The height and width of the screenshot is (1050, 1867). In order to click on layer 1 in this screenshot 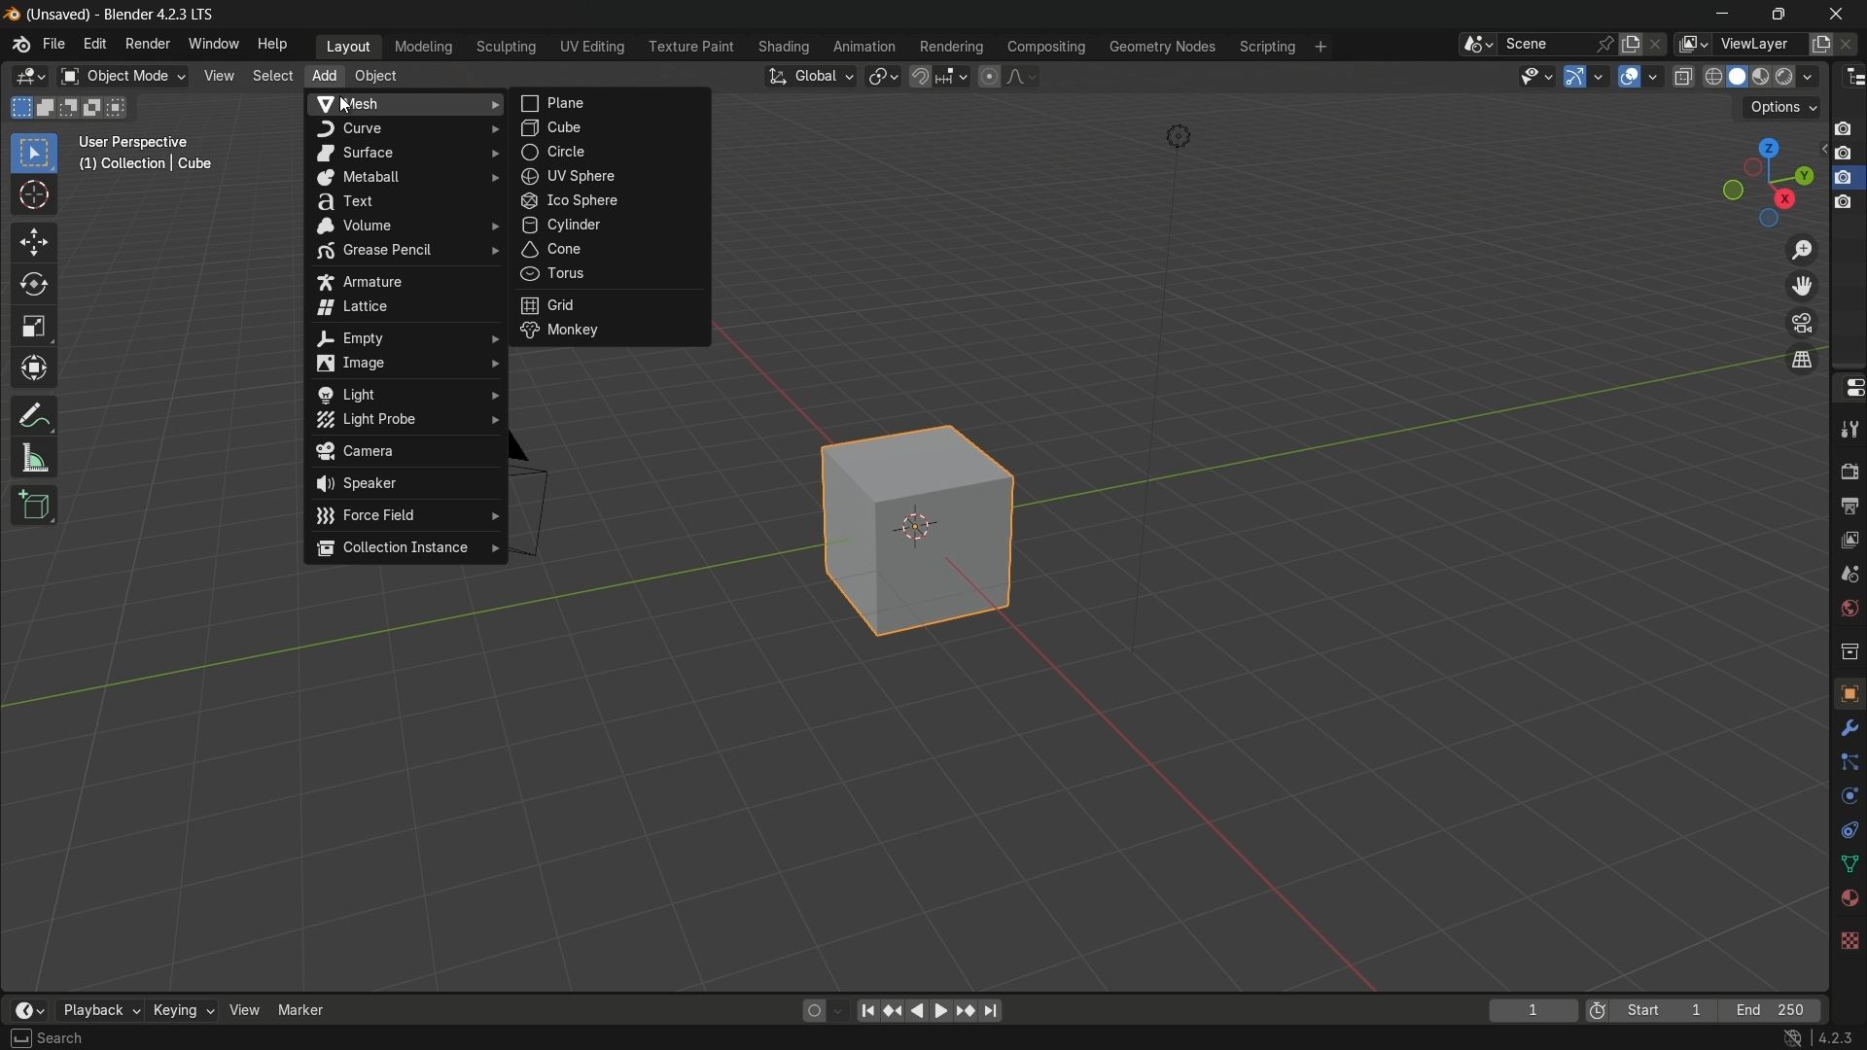, I will do `click(1843, 129)`.